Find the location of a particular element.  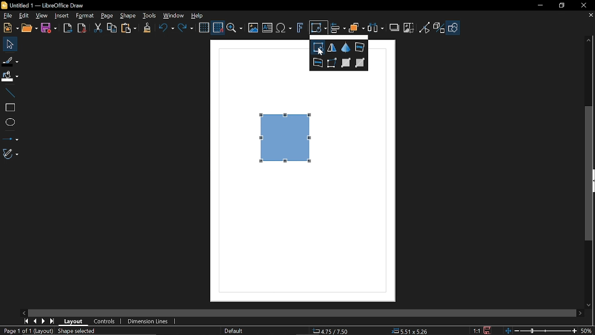

Move right is located at coordinates (579, 313).